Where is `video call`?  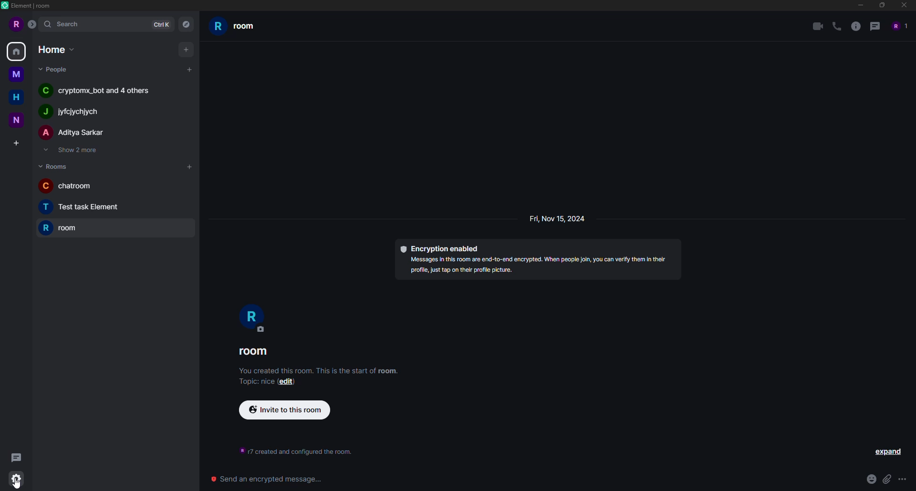 video call is located at coordinates (816, 26).